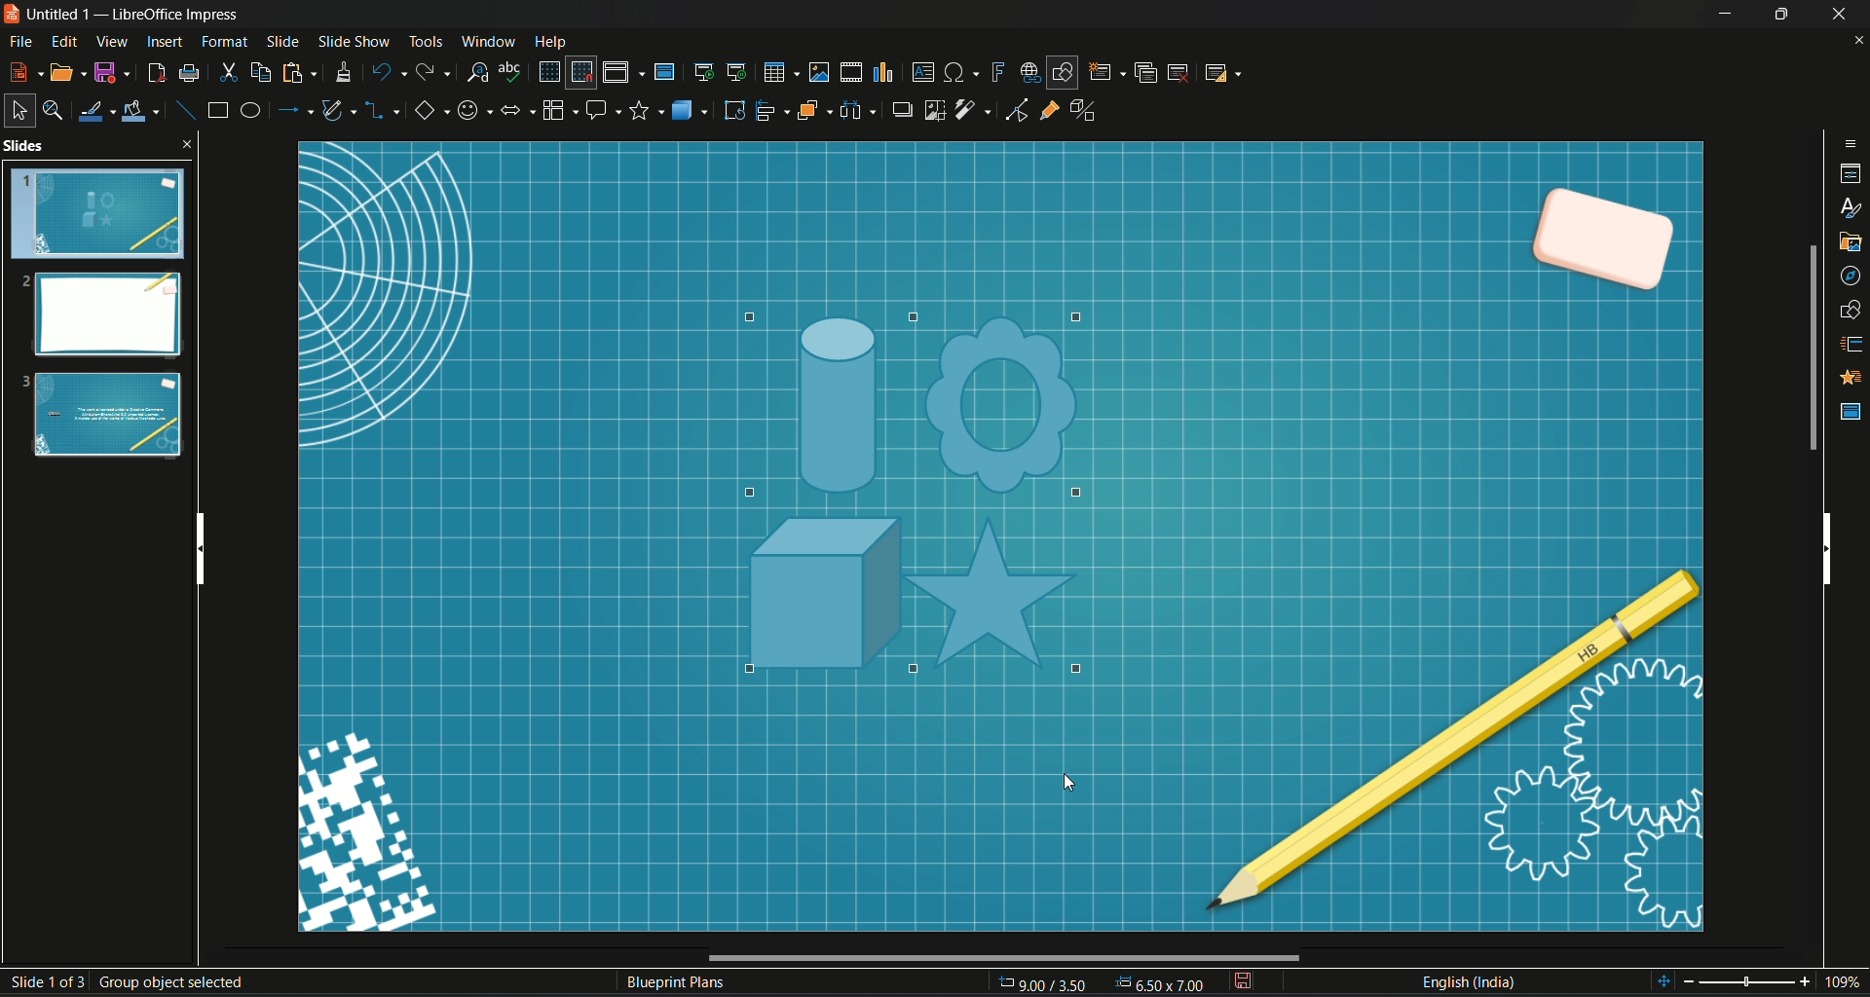 This screenshot has width=1870, height=997. I want to click on Horizontal Scroll, so click(1000, 958).